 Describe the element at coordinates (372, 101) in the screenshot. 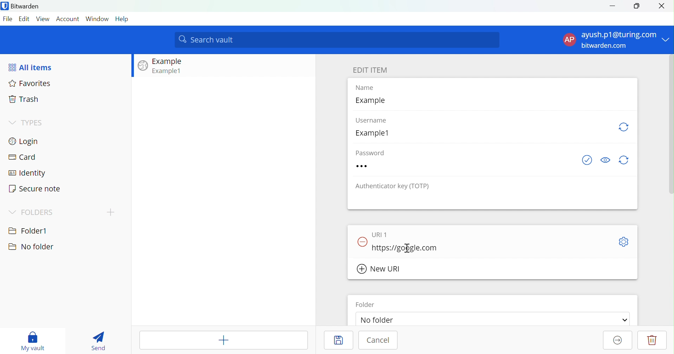

I see `Example` at that location.